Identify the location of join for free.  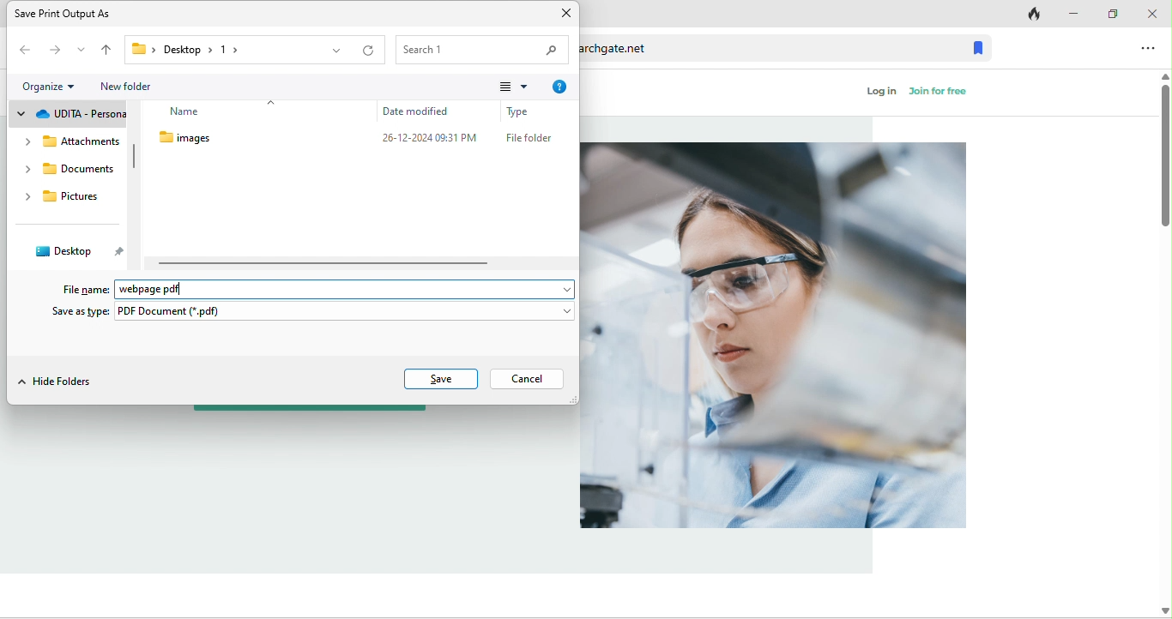
(944, 94).